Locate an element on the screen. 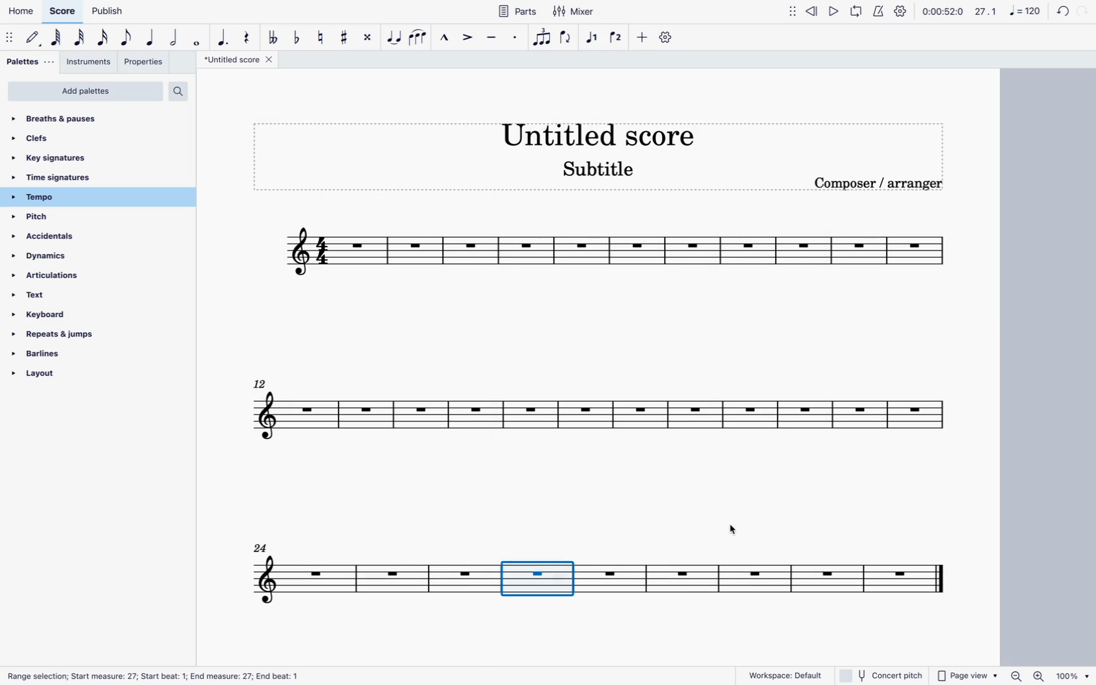 Image resolution: width=1096 pixels, height=685 pixels. keyboard is located at coordinates (65, 315).